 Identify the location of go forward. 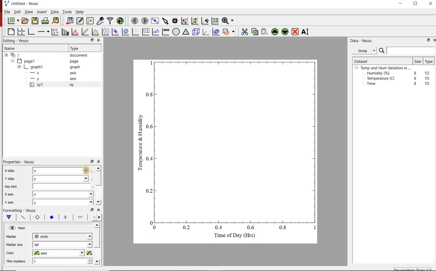
(100, 217).